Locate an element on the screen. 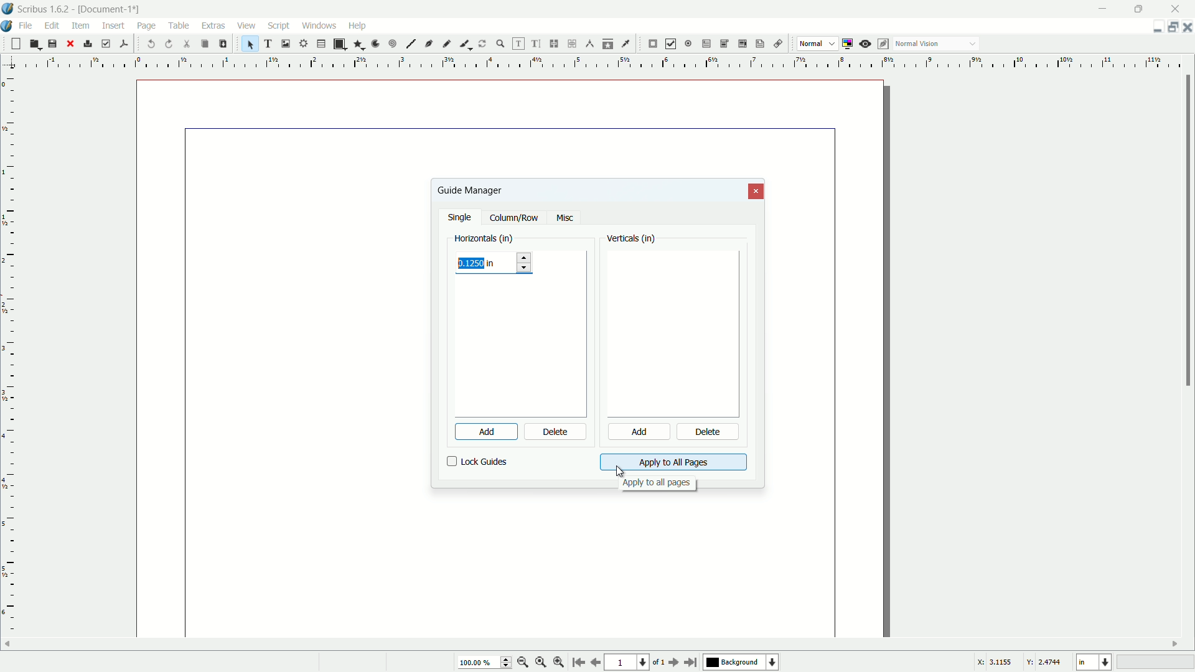 Image resolution: width=1195 pixels, height=672 pixels. item menu is located at coordinates (82, 25).